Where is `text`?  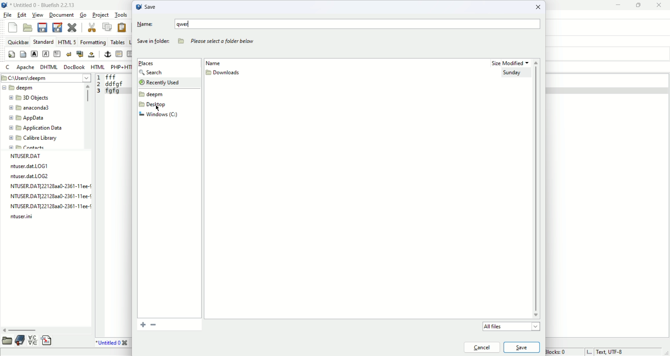 text is located at coordinates (219, 41).